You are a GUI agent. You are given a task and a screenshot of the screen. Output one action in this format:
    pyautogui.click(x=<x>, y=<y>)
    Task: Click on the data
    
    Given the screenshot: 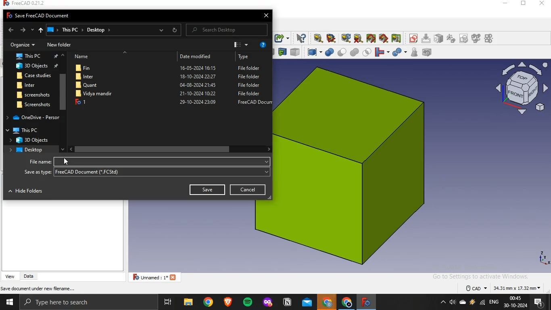 What is the action you would take?
    pyautogui.click(x=31, y=276)
    